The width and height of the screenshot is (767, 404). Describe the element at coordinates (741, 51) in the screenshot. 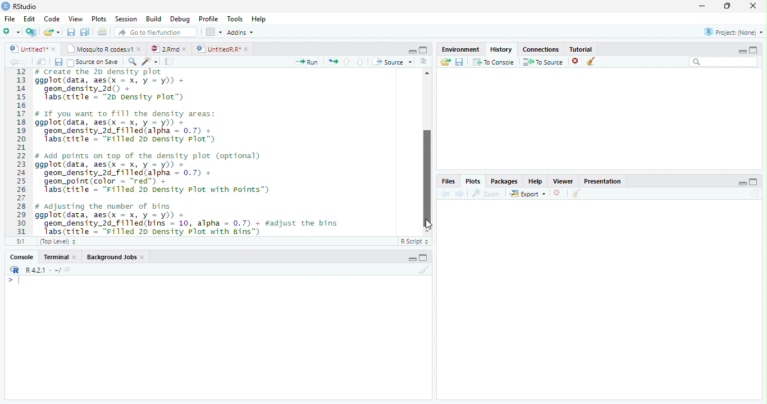

I see `minimize` at that location.